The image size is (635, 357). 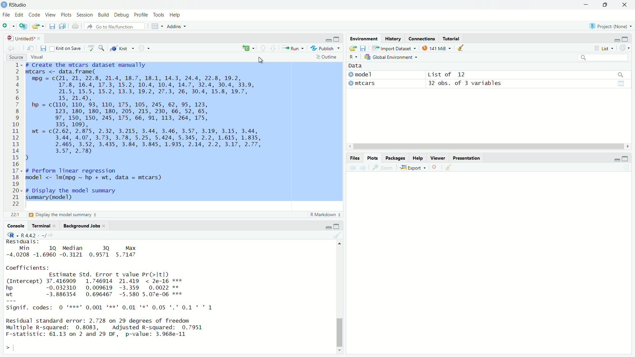 I want to click on RStudio, so click(x=19, y=5).